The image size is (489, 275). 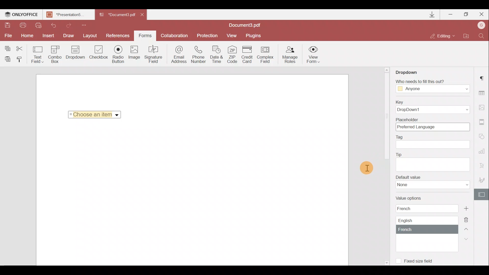 I want to click on Account name, so click(x=480, y=26).